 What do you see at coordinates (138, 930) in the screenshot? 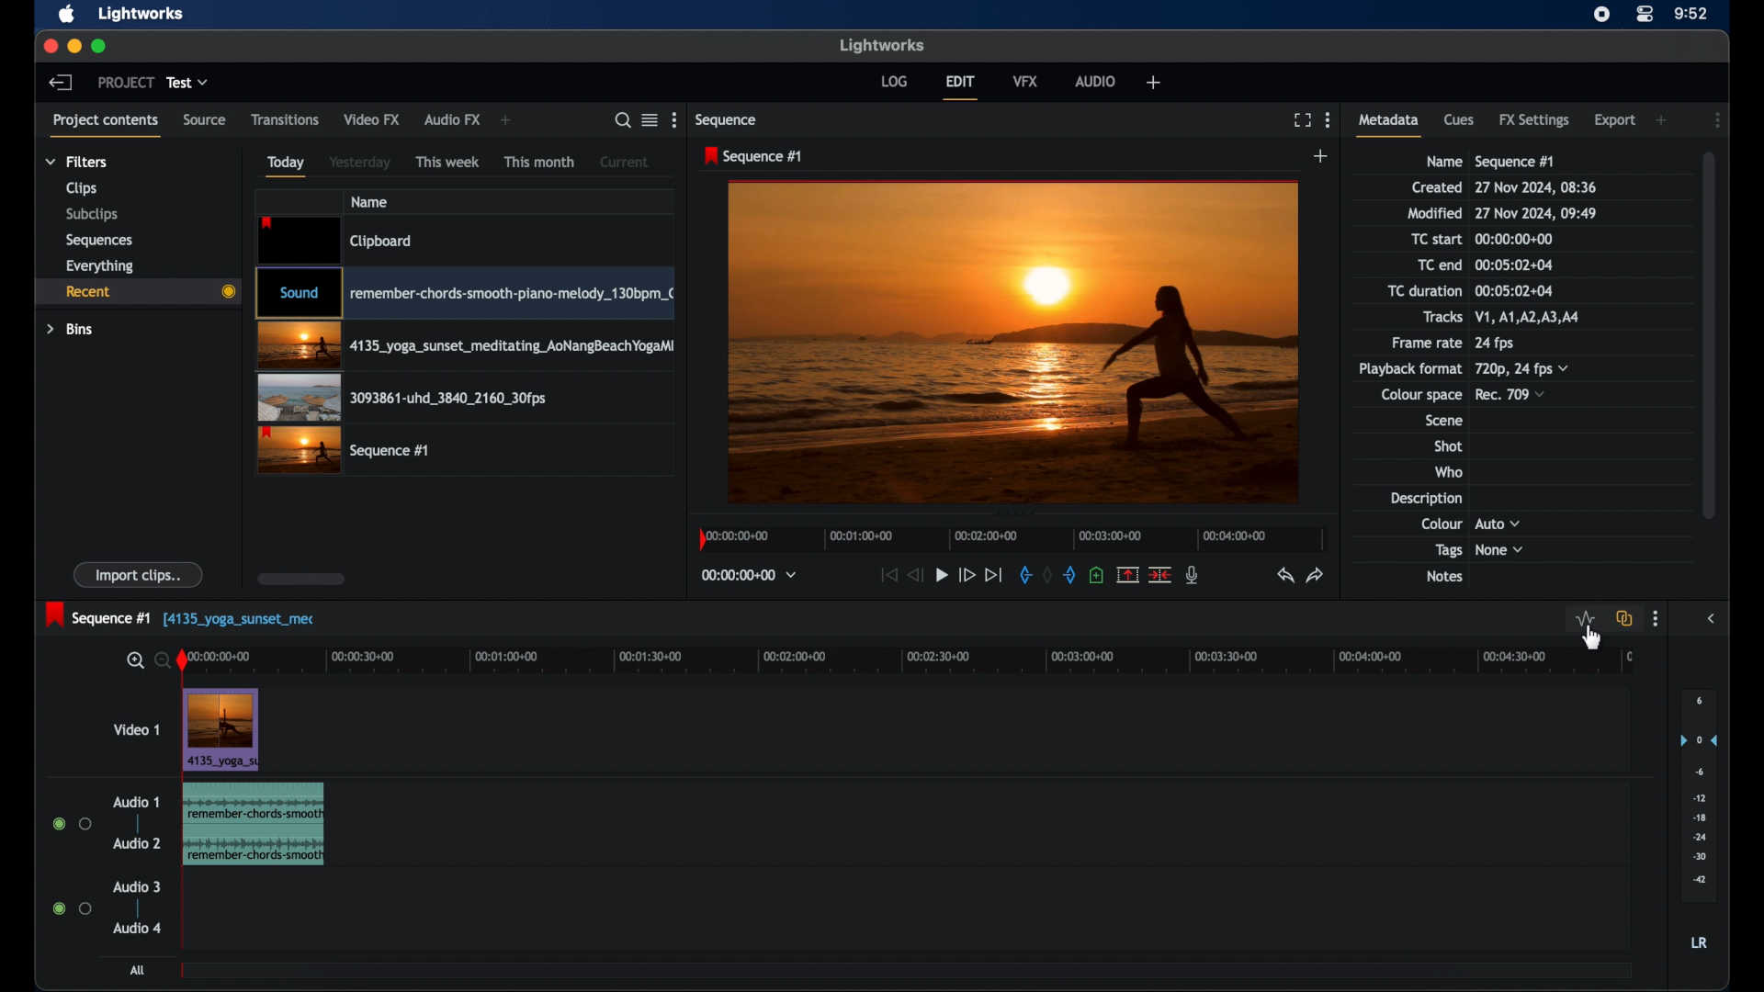
I see `audio 4` at bounding box center [138, 930].